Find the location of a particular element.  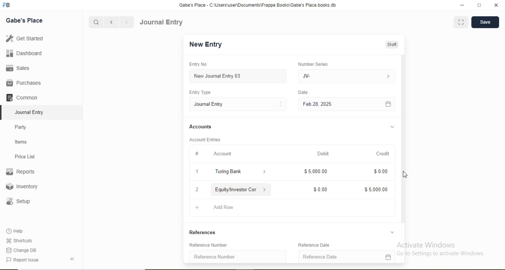

Debit is located at coordinates (323, 154).